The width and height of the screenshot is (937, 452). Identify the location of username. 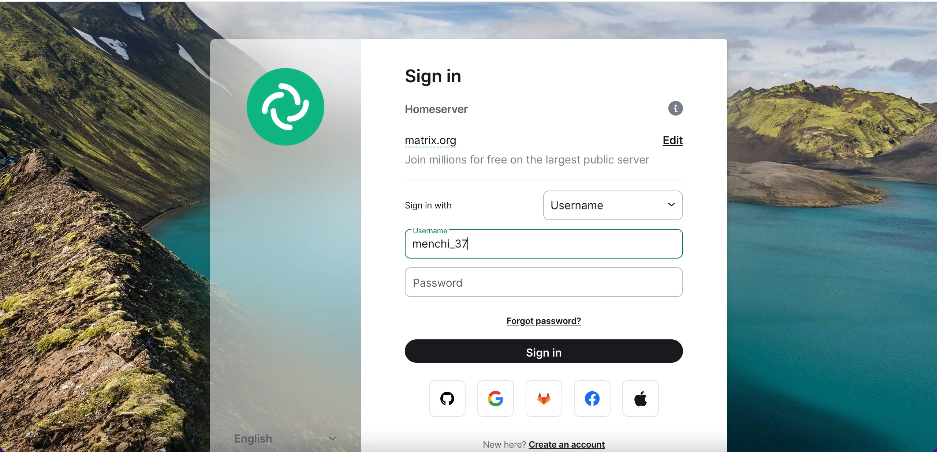
(618, 204).